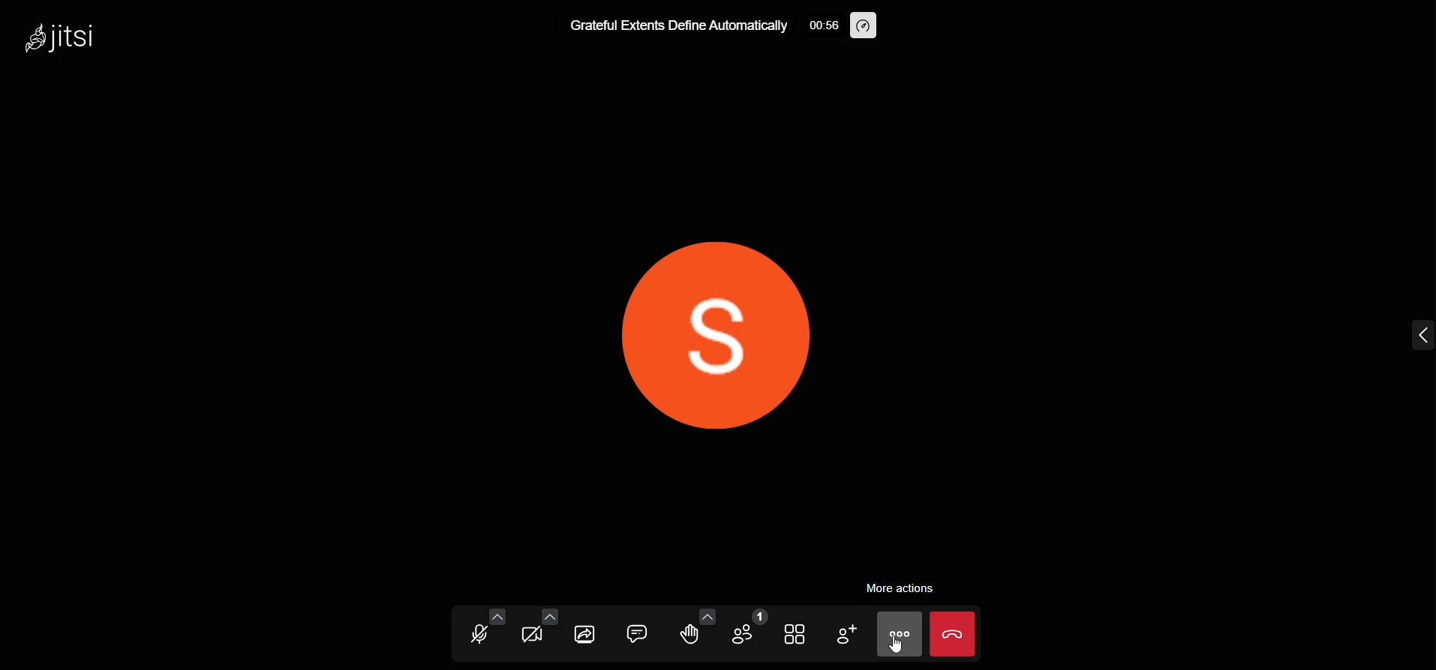 The height and width of the screenshot is (670, 1436). Describe the element at coordinates (902, 587) in the screenshot. I see `more actions` at that location.